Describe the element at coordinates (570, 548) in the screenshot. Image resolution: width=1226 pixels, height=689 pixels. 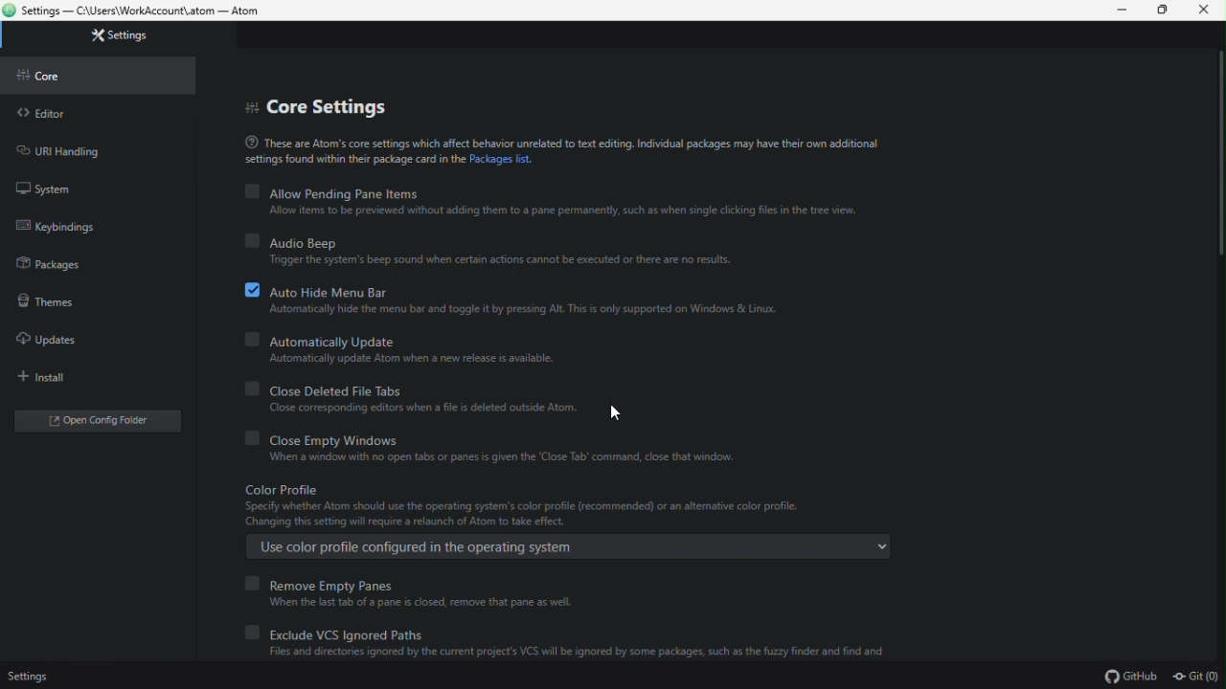
I see `Use color profile configured in the operating system` at that location.